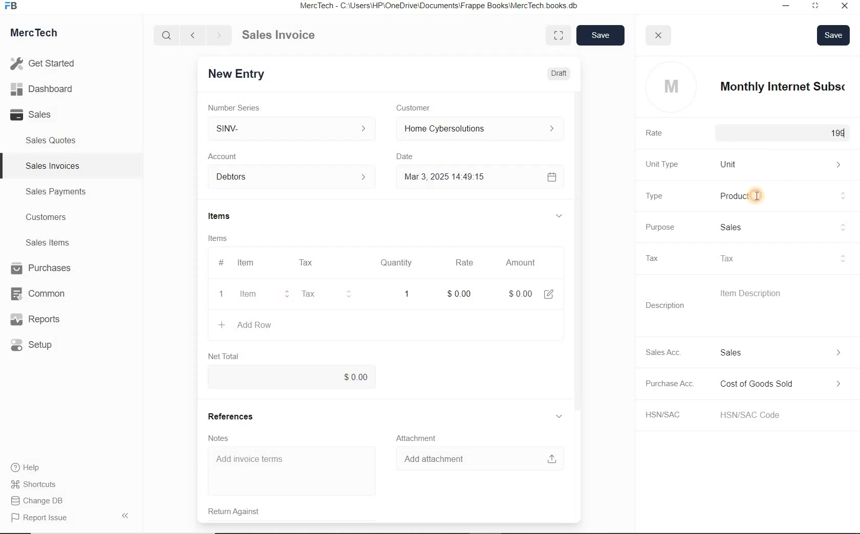 Image resolution: width=860 pixels, height=534 pixels. What do you see at coordinates (46, 115) in the screenshot?
I see `Sales` at bounding box center [46, 115].